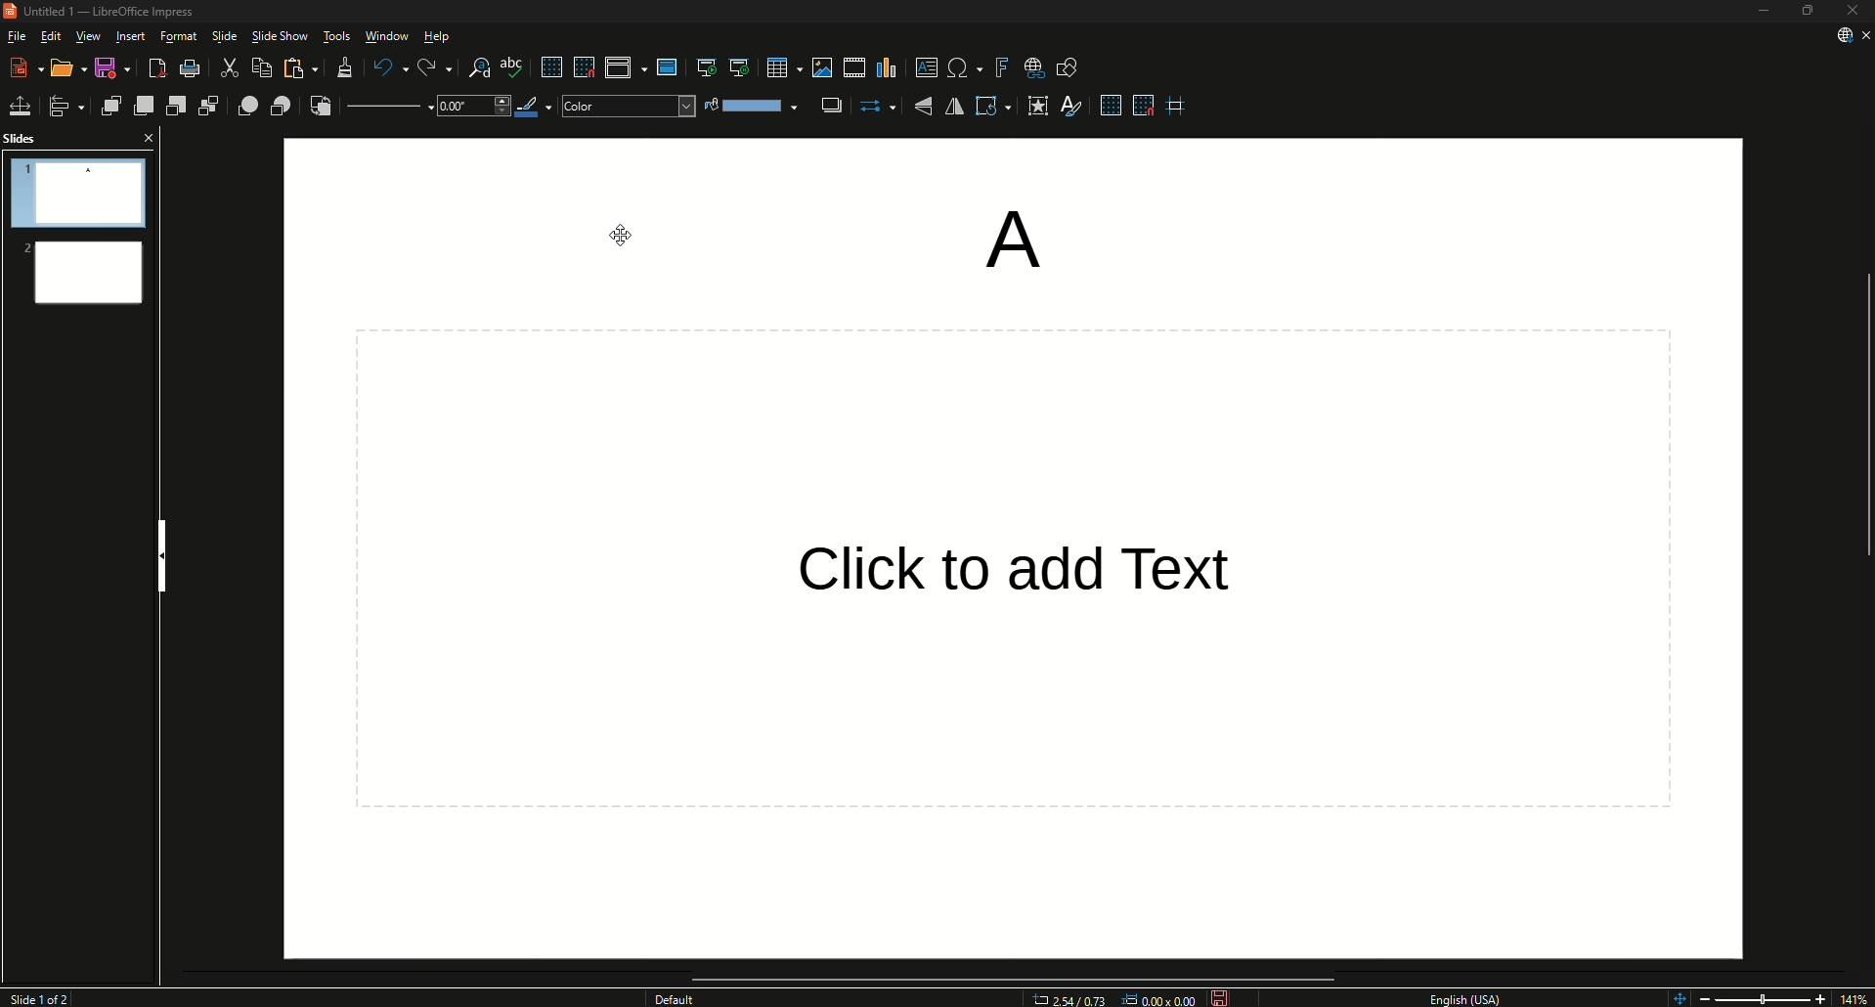 Image resolution: width=1875 pixels, height=1007 pixels. I want to click on Master slide, so click(671, 67).